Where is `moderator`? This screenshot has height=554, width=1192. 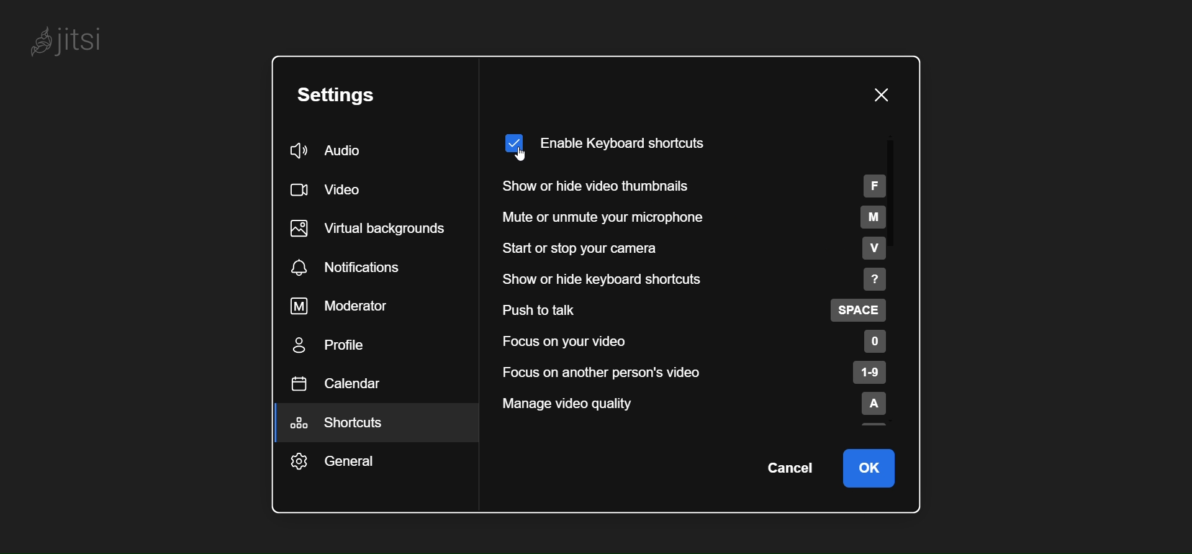 moderator is located at coordinates (344, 306).